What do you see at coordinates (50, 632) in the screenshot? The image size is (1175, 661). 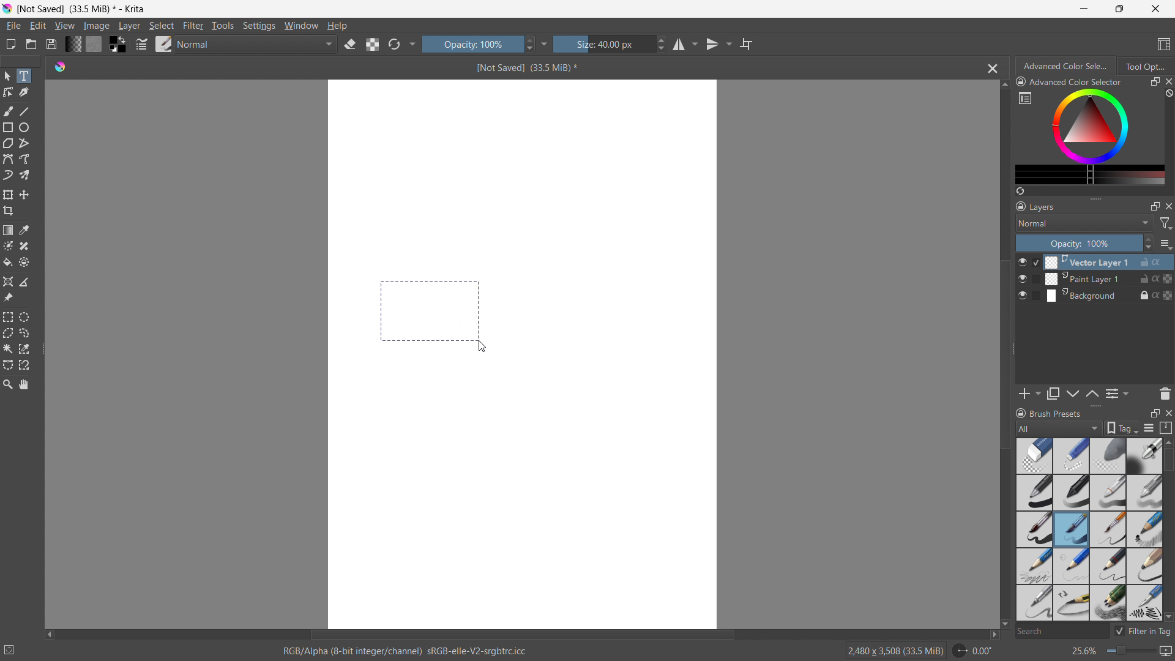 I see `scroll left` at bounding box center [50, 632].